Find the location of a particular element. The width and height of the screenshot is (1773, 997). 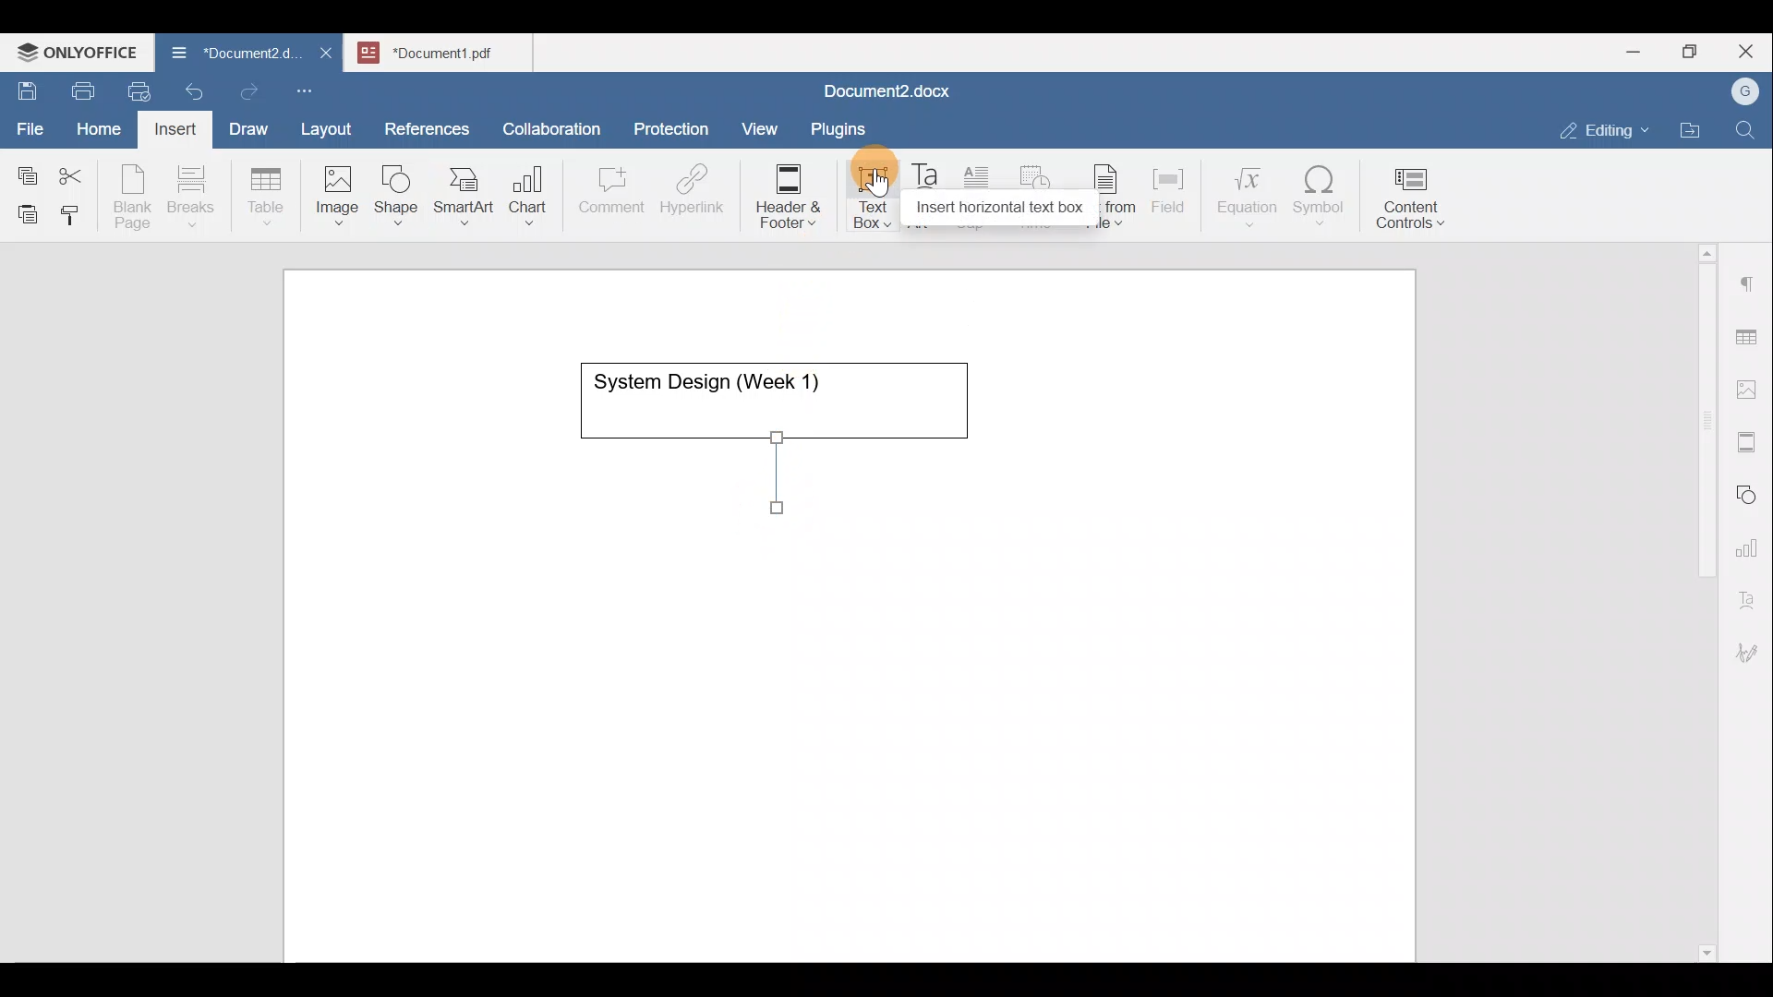

Copy style is located at coordinates (77, 210).